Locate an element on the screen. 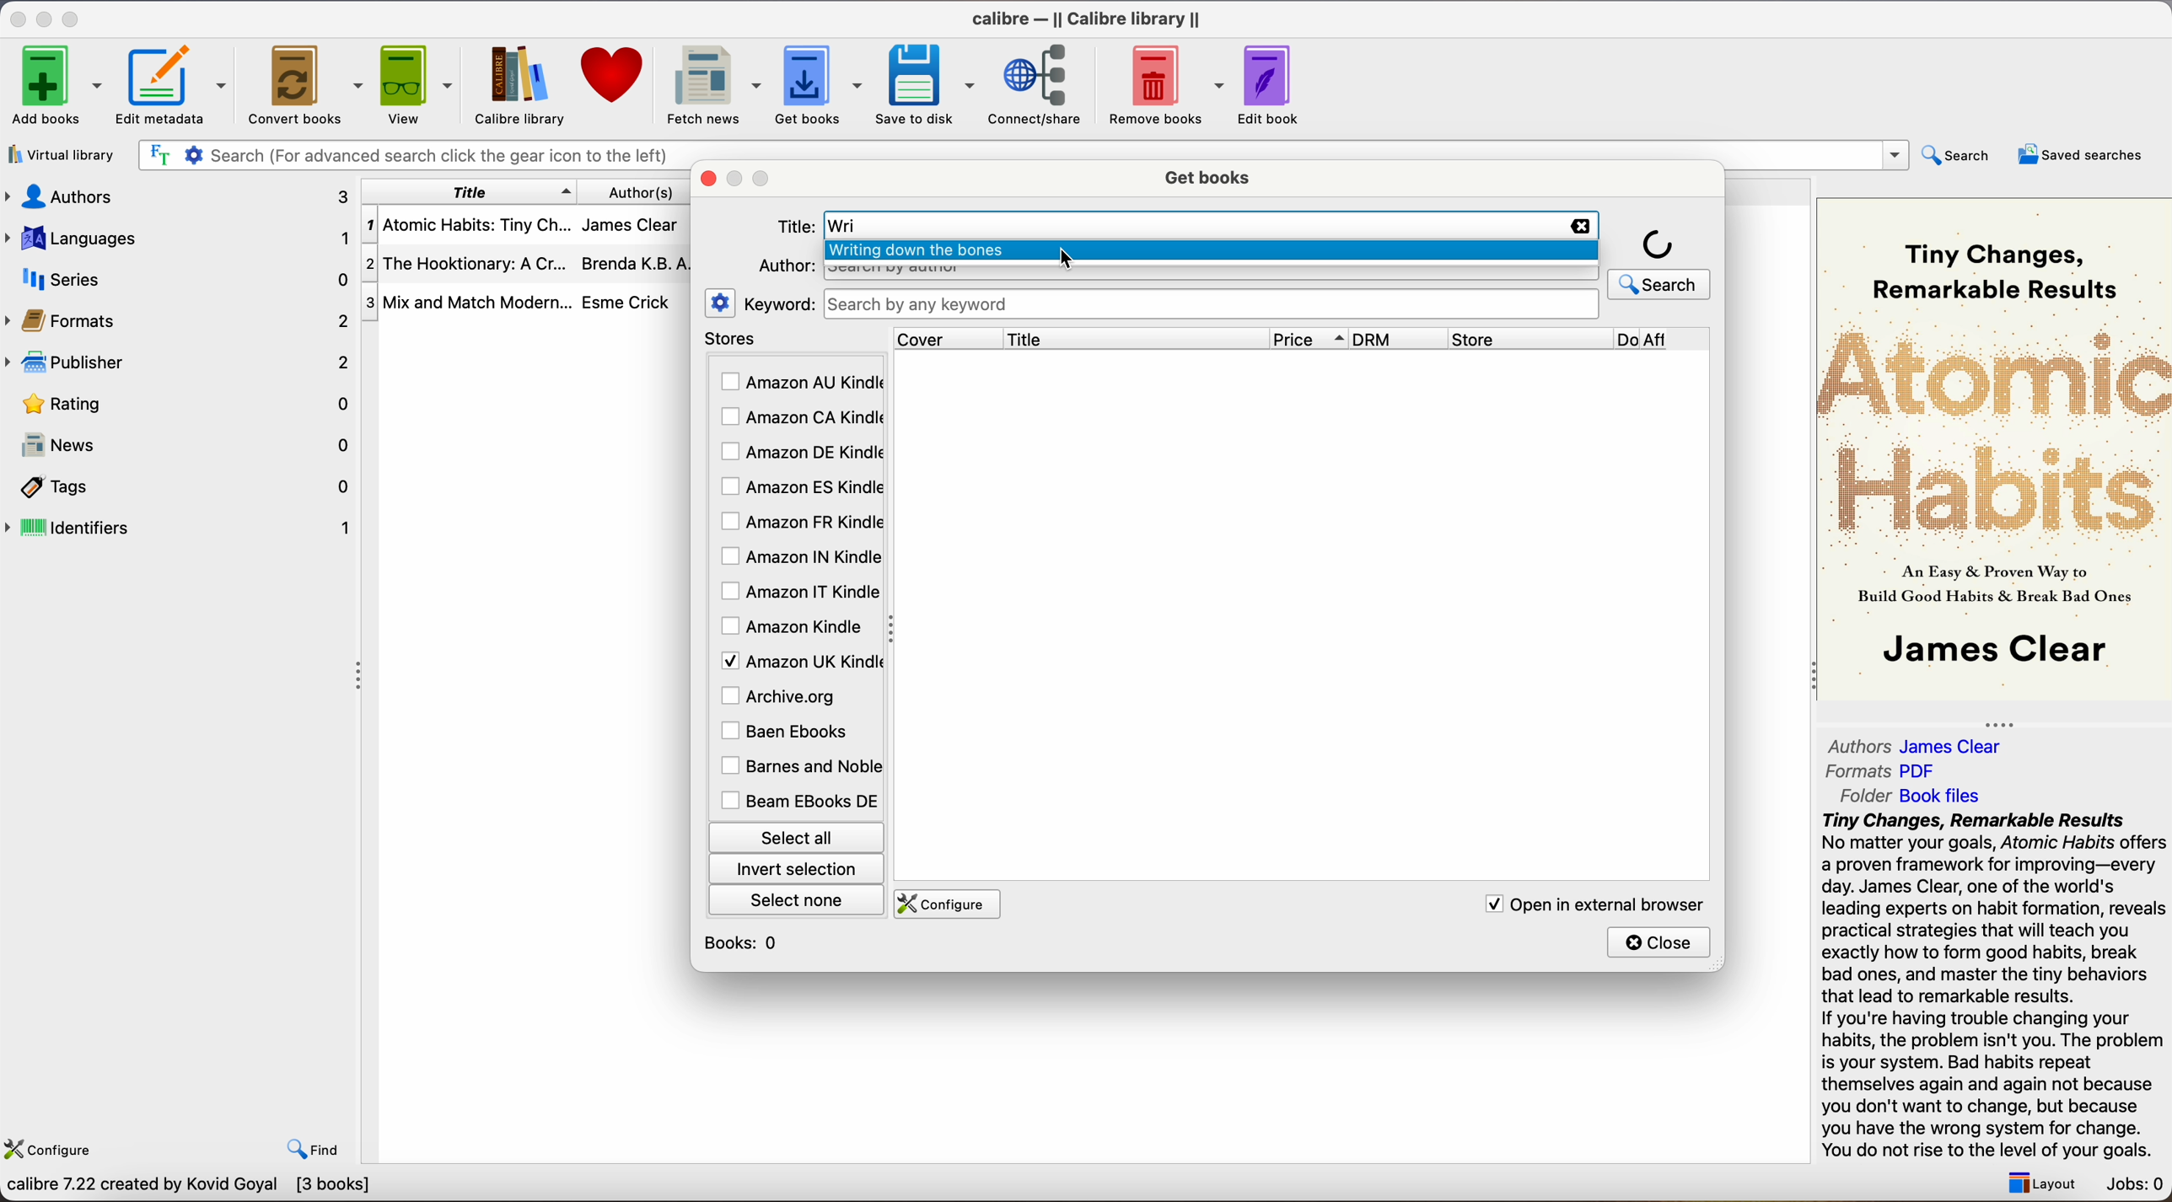 The width and height of the screenshot is (2172, 1202). search is located at coordinates (1660, 262).